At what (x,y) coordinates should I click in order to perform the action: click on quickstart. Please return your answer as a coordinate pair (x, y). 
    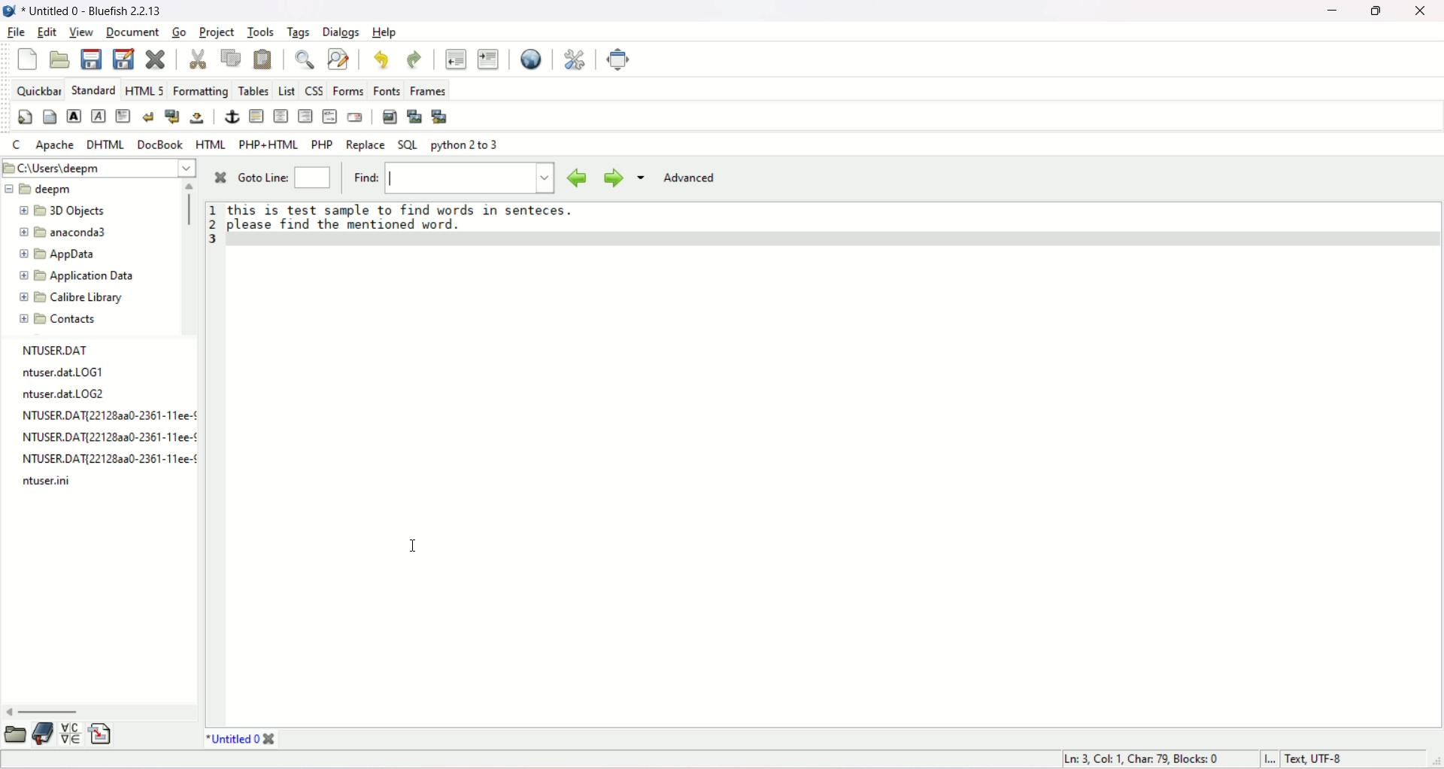
    Looking at the image, I should click on (25, 117).